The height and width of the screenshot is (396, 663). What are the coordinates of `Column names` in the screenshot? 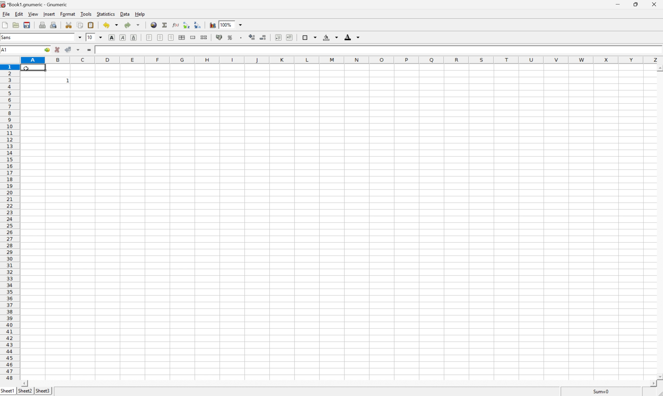 It's located at (342, 61).